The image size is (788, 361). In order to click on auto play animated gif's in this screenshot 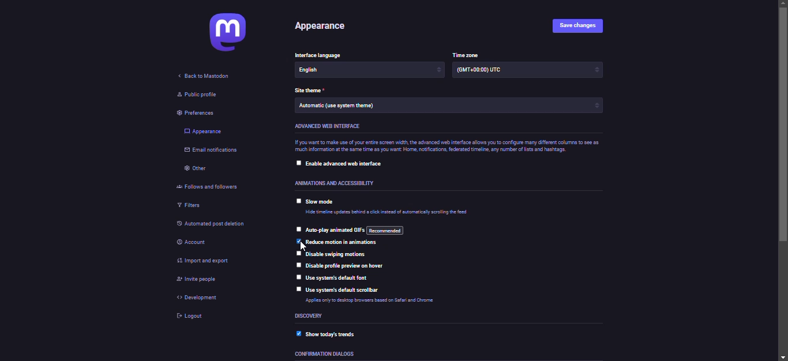, I will do `click(355, 230)`.